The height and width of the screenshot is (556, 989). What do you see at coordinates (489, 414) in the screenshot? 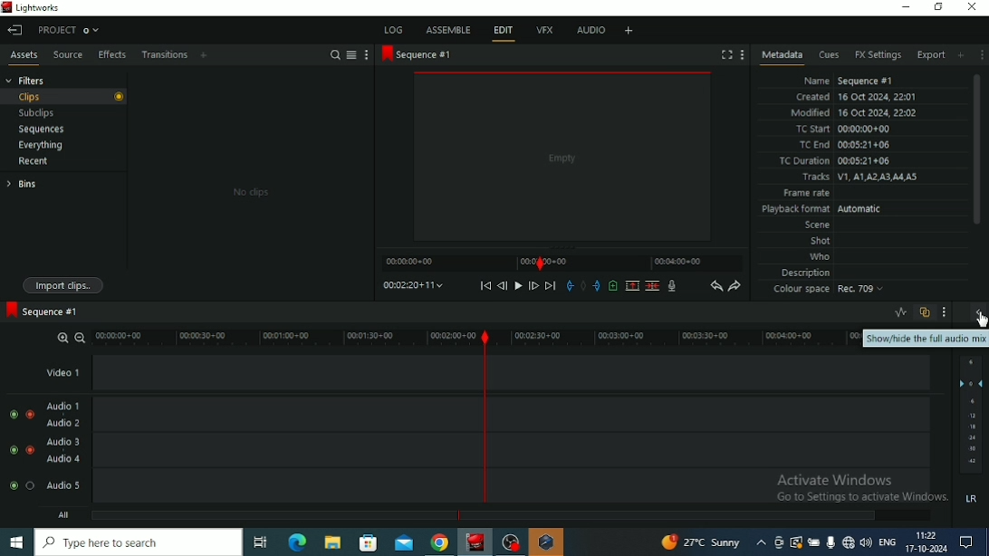
I see `Audio 1, Audio 2` at bounding box center [489, 414].